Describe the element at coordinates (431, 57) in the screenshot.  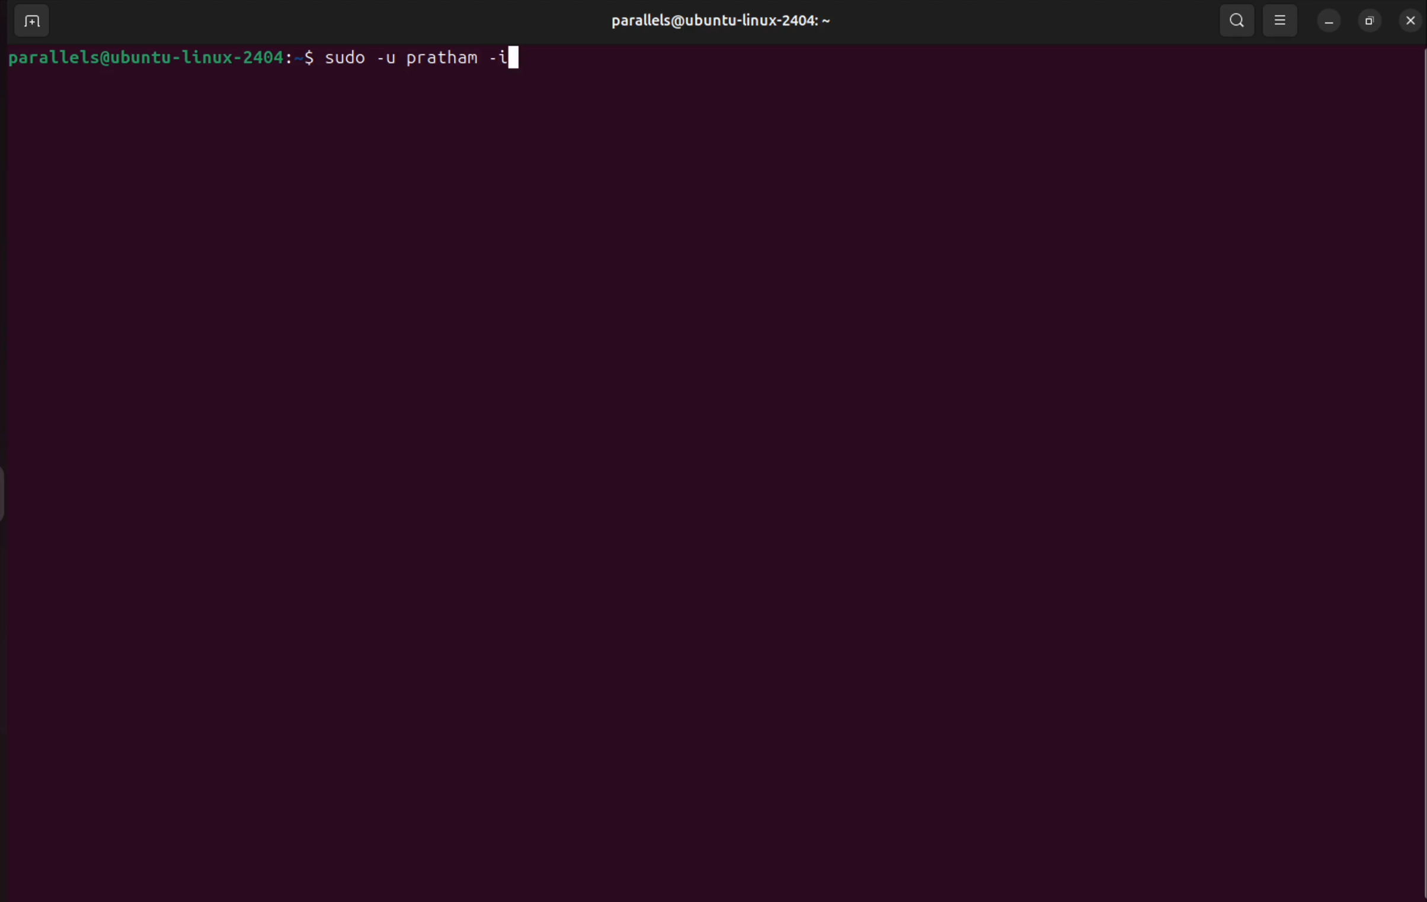
I see `sudo -u <username> -i` at that location.